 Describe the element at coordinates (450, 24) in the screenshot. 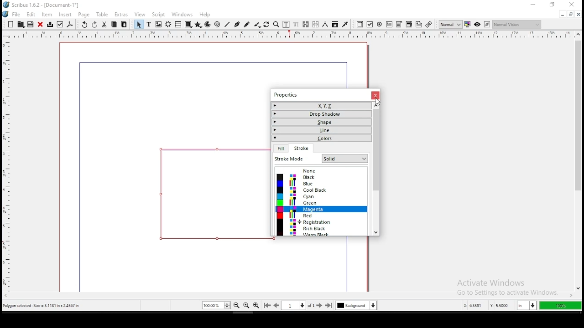

I see `toggle image preview quality` at that location.